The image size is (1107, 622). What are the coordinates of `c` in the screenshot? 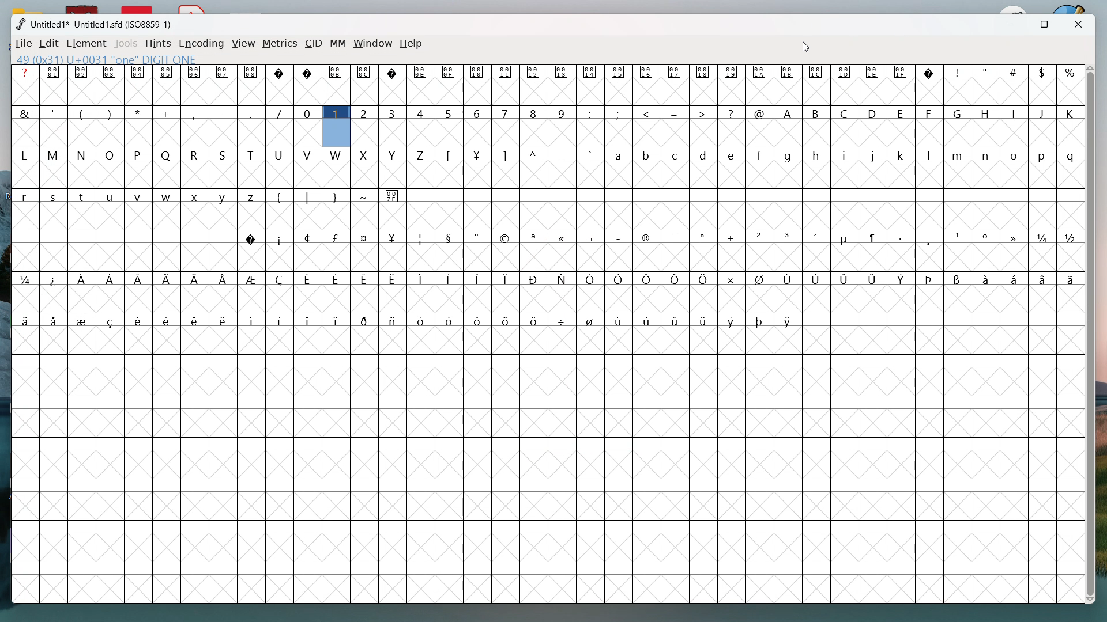 It's located at (676, 154).